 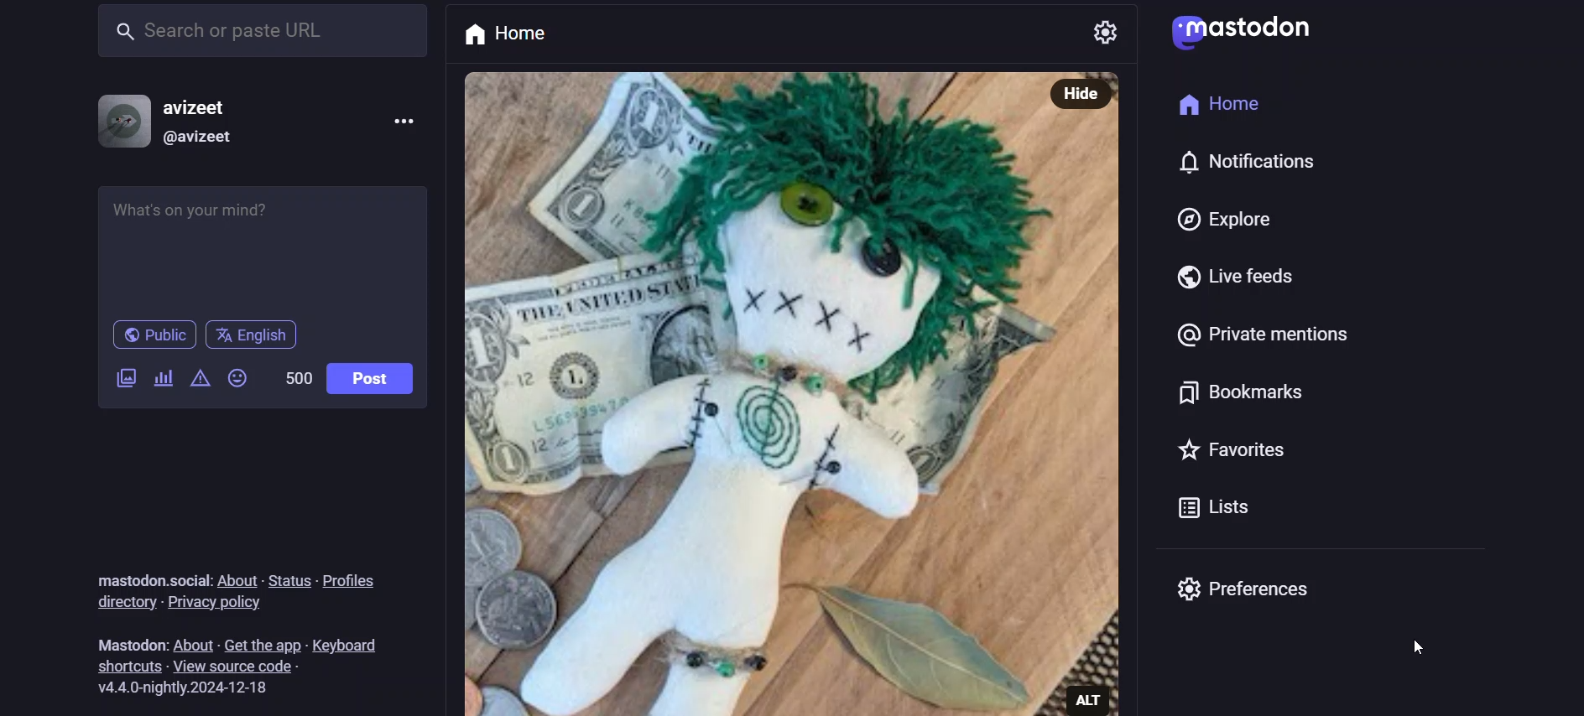 I want to click on status, so click(x=289, y=582).